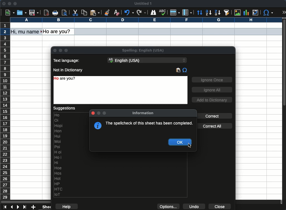 This screenshot has height=210, width=286. What do you see at coordinates (45, 207) in the screenshot?
I see `sheet 1` at bounding box center [45, 207].